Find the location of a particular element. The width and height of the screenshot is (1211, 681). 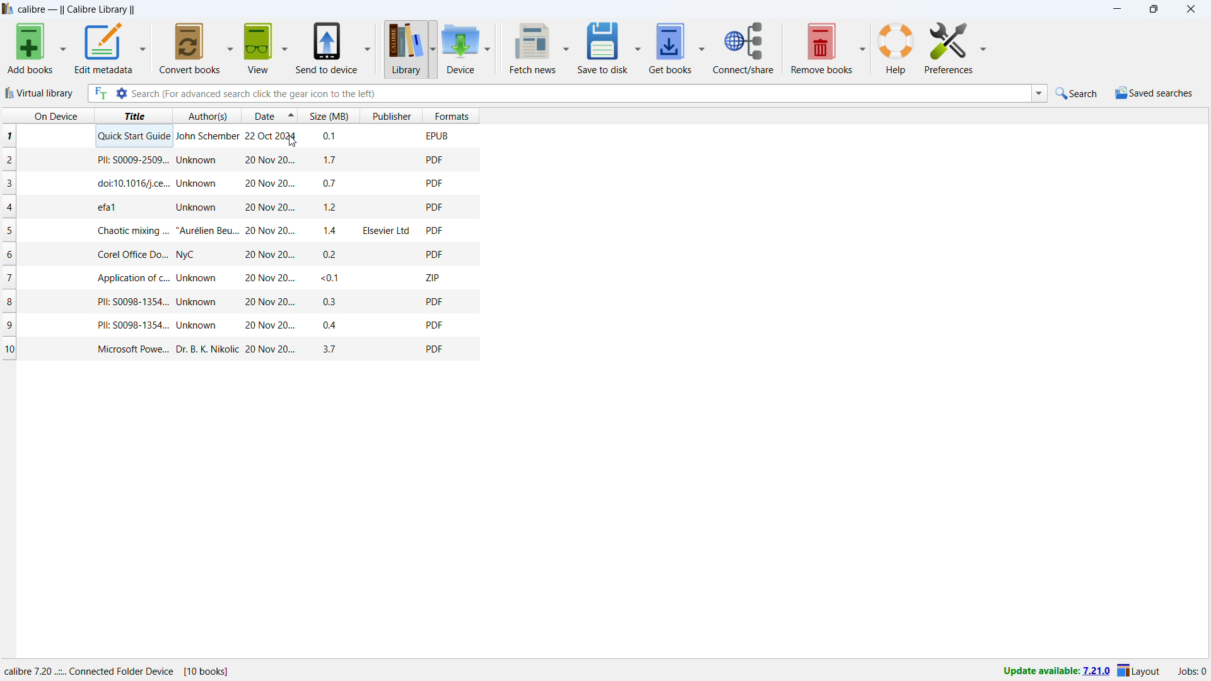

update is located at coordinates (1055, 672).